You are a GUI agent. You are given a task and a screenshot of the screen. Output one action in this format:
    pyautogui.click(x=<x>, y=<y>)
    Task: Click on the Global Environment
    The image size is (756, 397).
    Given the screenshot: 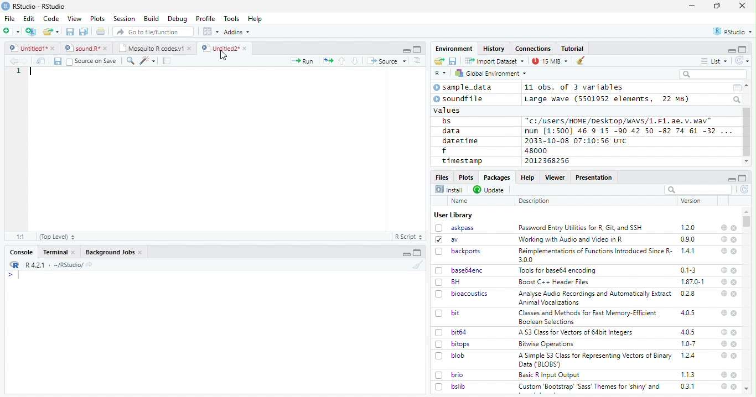 What is the action you would take?
    pyautogui.click(x=491, y=72)
    